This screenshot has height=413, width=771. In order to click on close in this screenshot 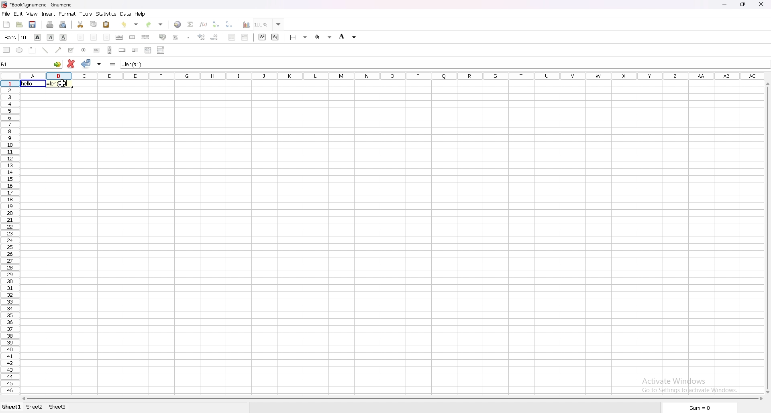, I will do `click(761, 4)`.